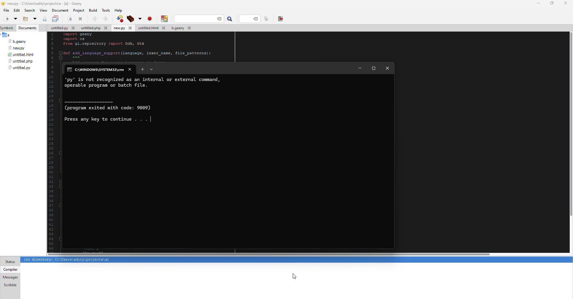 The image size is (573, 299). I want to click on view, so click(43, 11).